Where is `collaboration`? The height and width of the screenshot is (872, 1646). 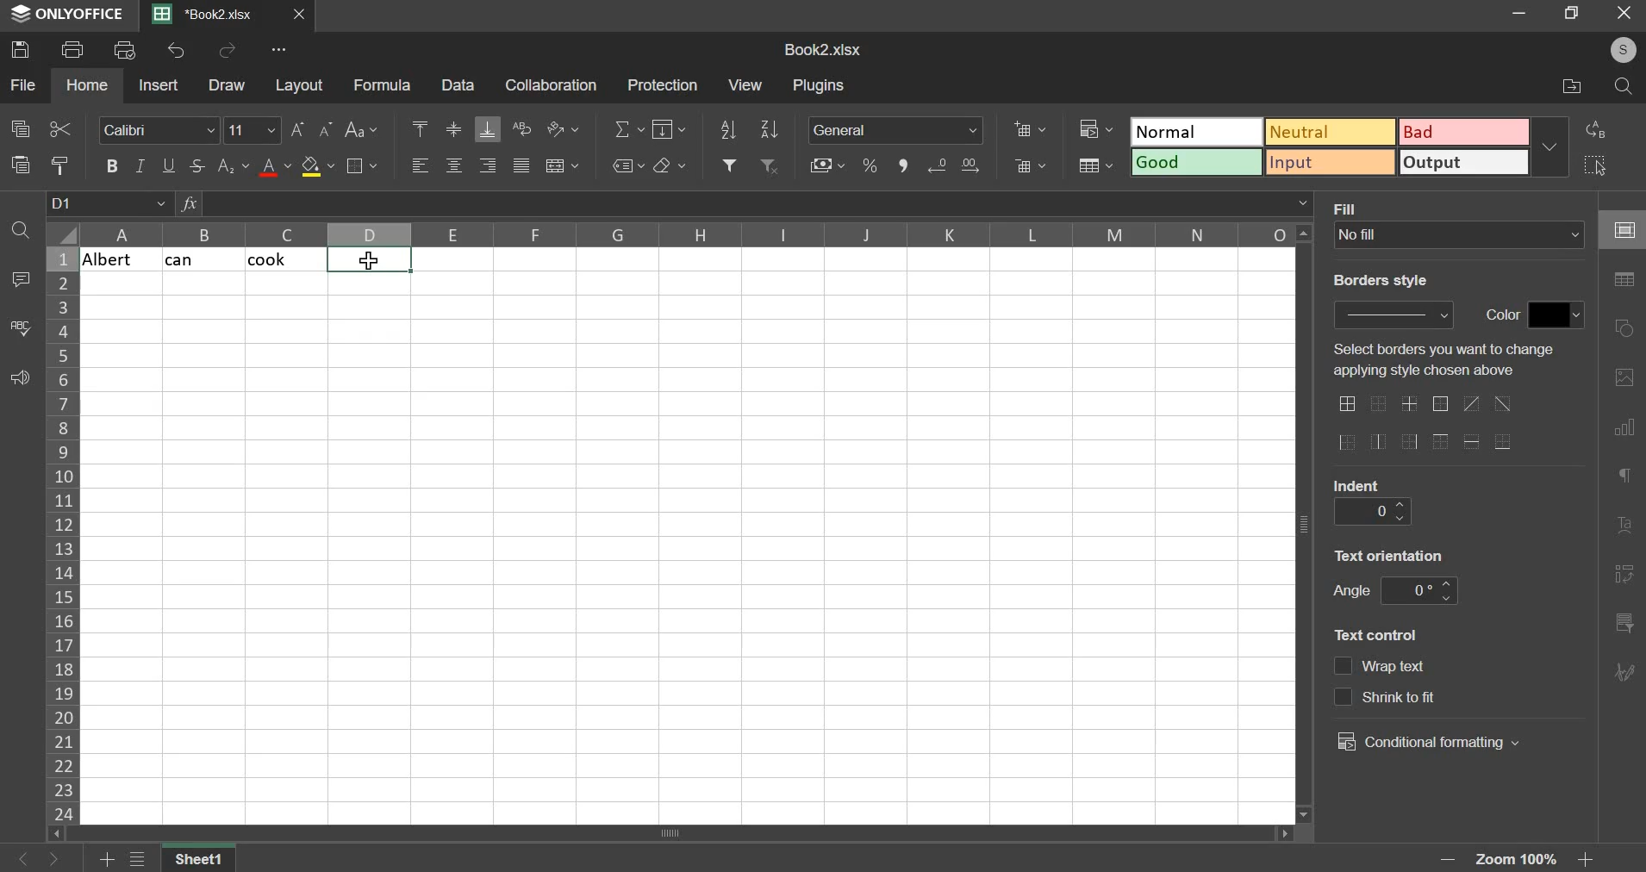 collaboration is located at coordinates (552, 86).